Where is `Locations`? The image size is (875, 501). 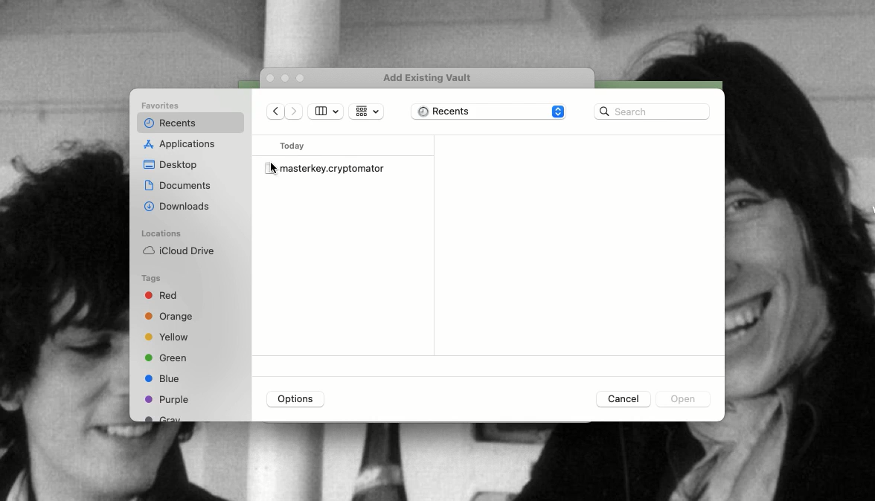 Locations is located at coordinates (161, 233).